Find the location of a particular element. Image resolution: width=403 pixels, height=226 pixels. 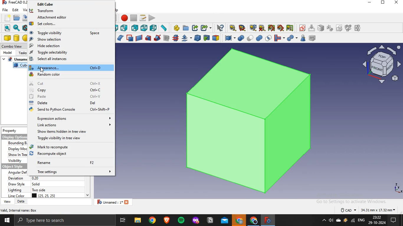

create folder is located at coordinates (186, 28).